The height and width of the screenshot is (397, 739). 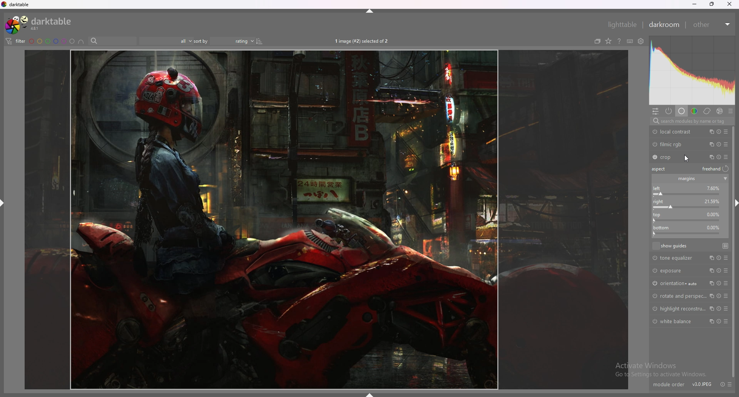 I want to click on active modules, so click(x=669, y=111).